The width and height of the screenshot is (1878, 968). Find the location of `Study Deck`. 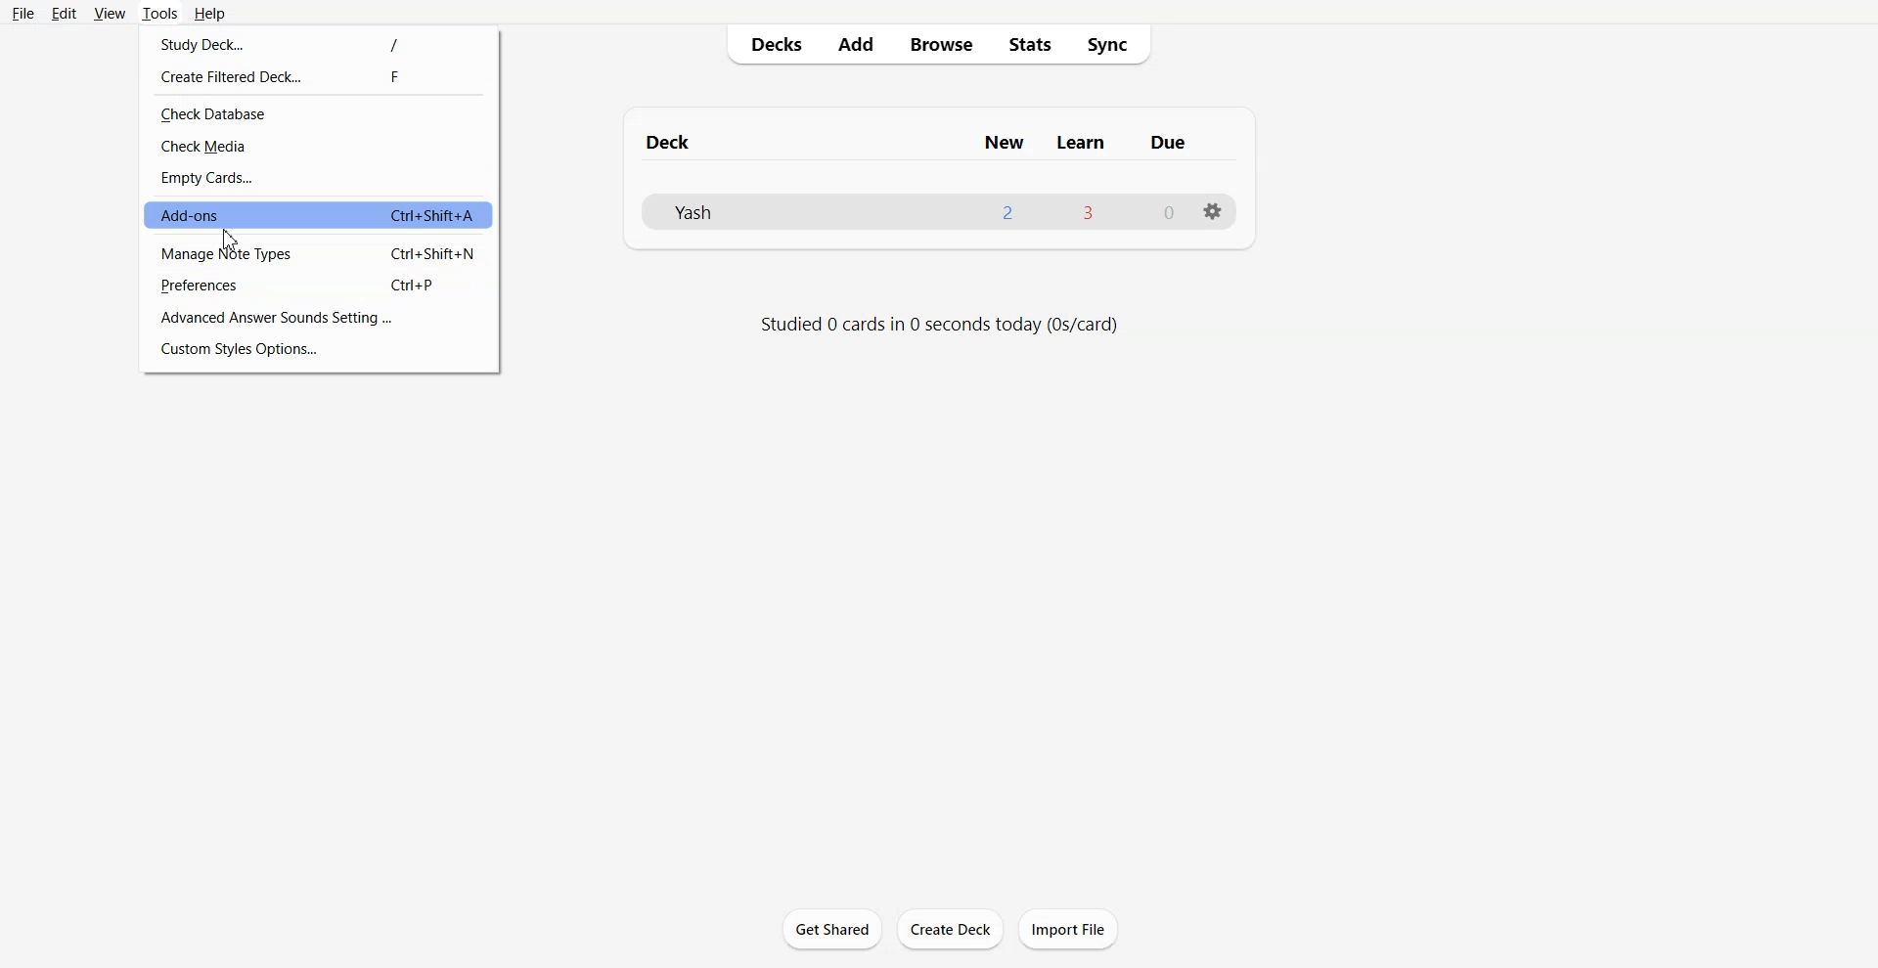

Study Deck is located at coordinates (320, 41).